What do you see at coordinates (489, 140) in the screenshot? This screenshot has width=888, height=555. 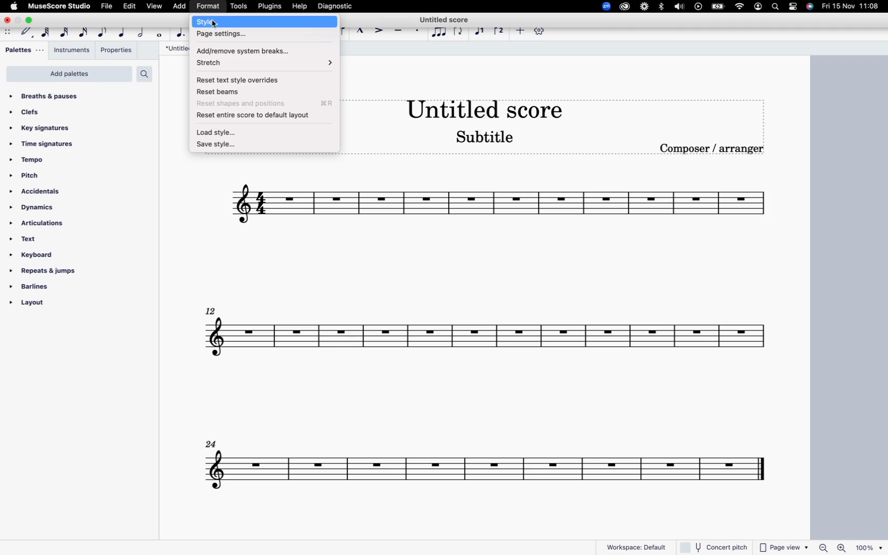 I see `score subtitle` at bounding box center [489, 140].